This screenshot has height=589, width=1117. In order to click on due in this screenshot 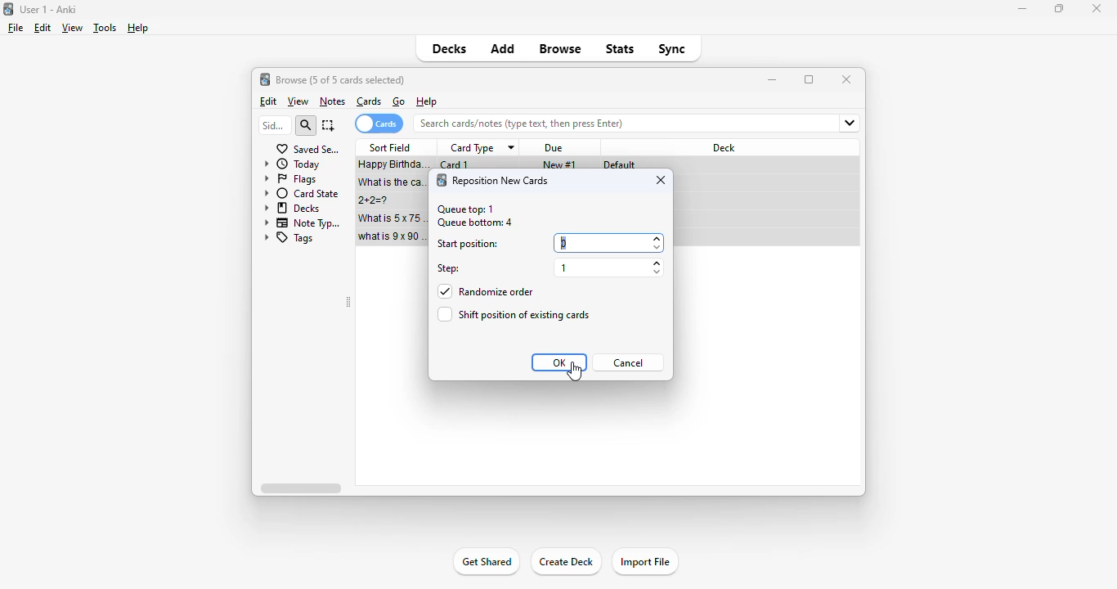, I will do `click(555, 148)`.